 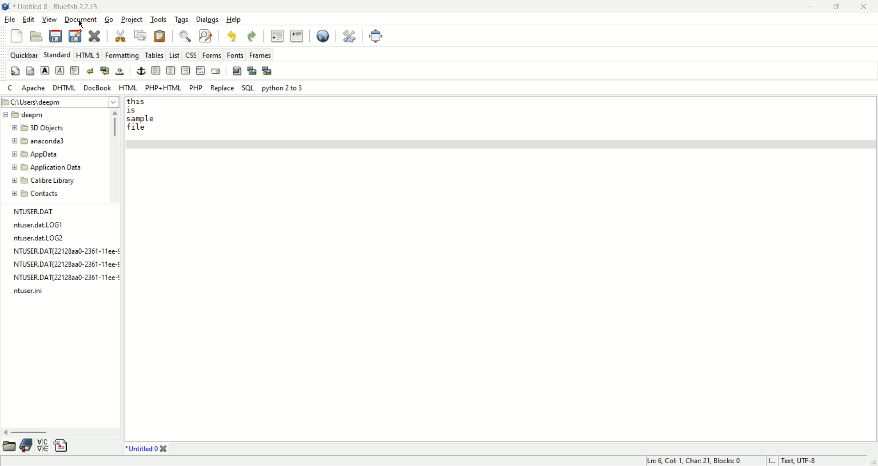 What do you see at coordinates (121, 70) in the screenshot?
I see `non breaking space` at bounding box center [121, 70].